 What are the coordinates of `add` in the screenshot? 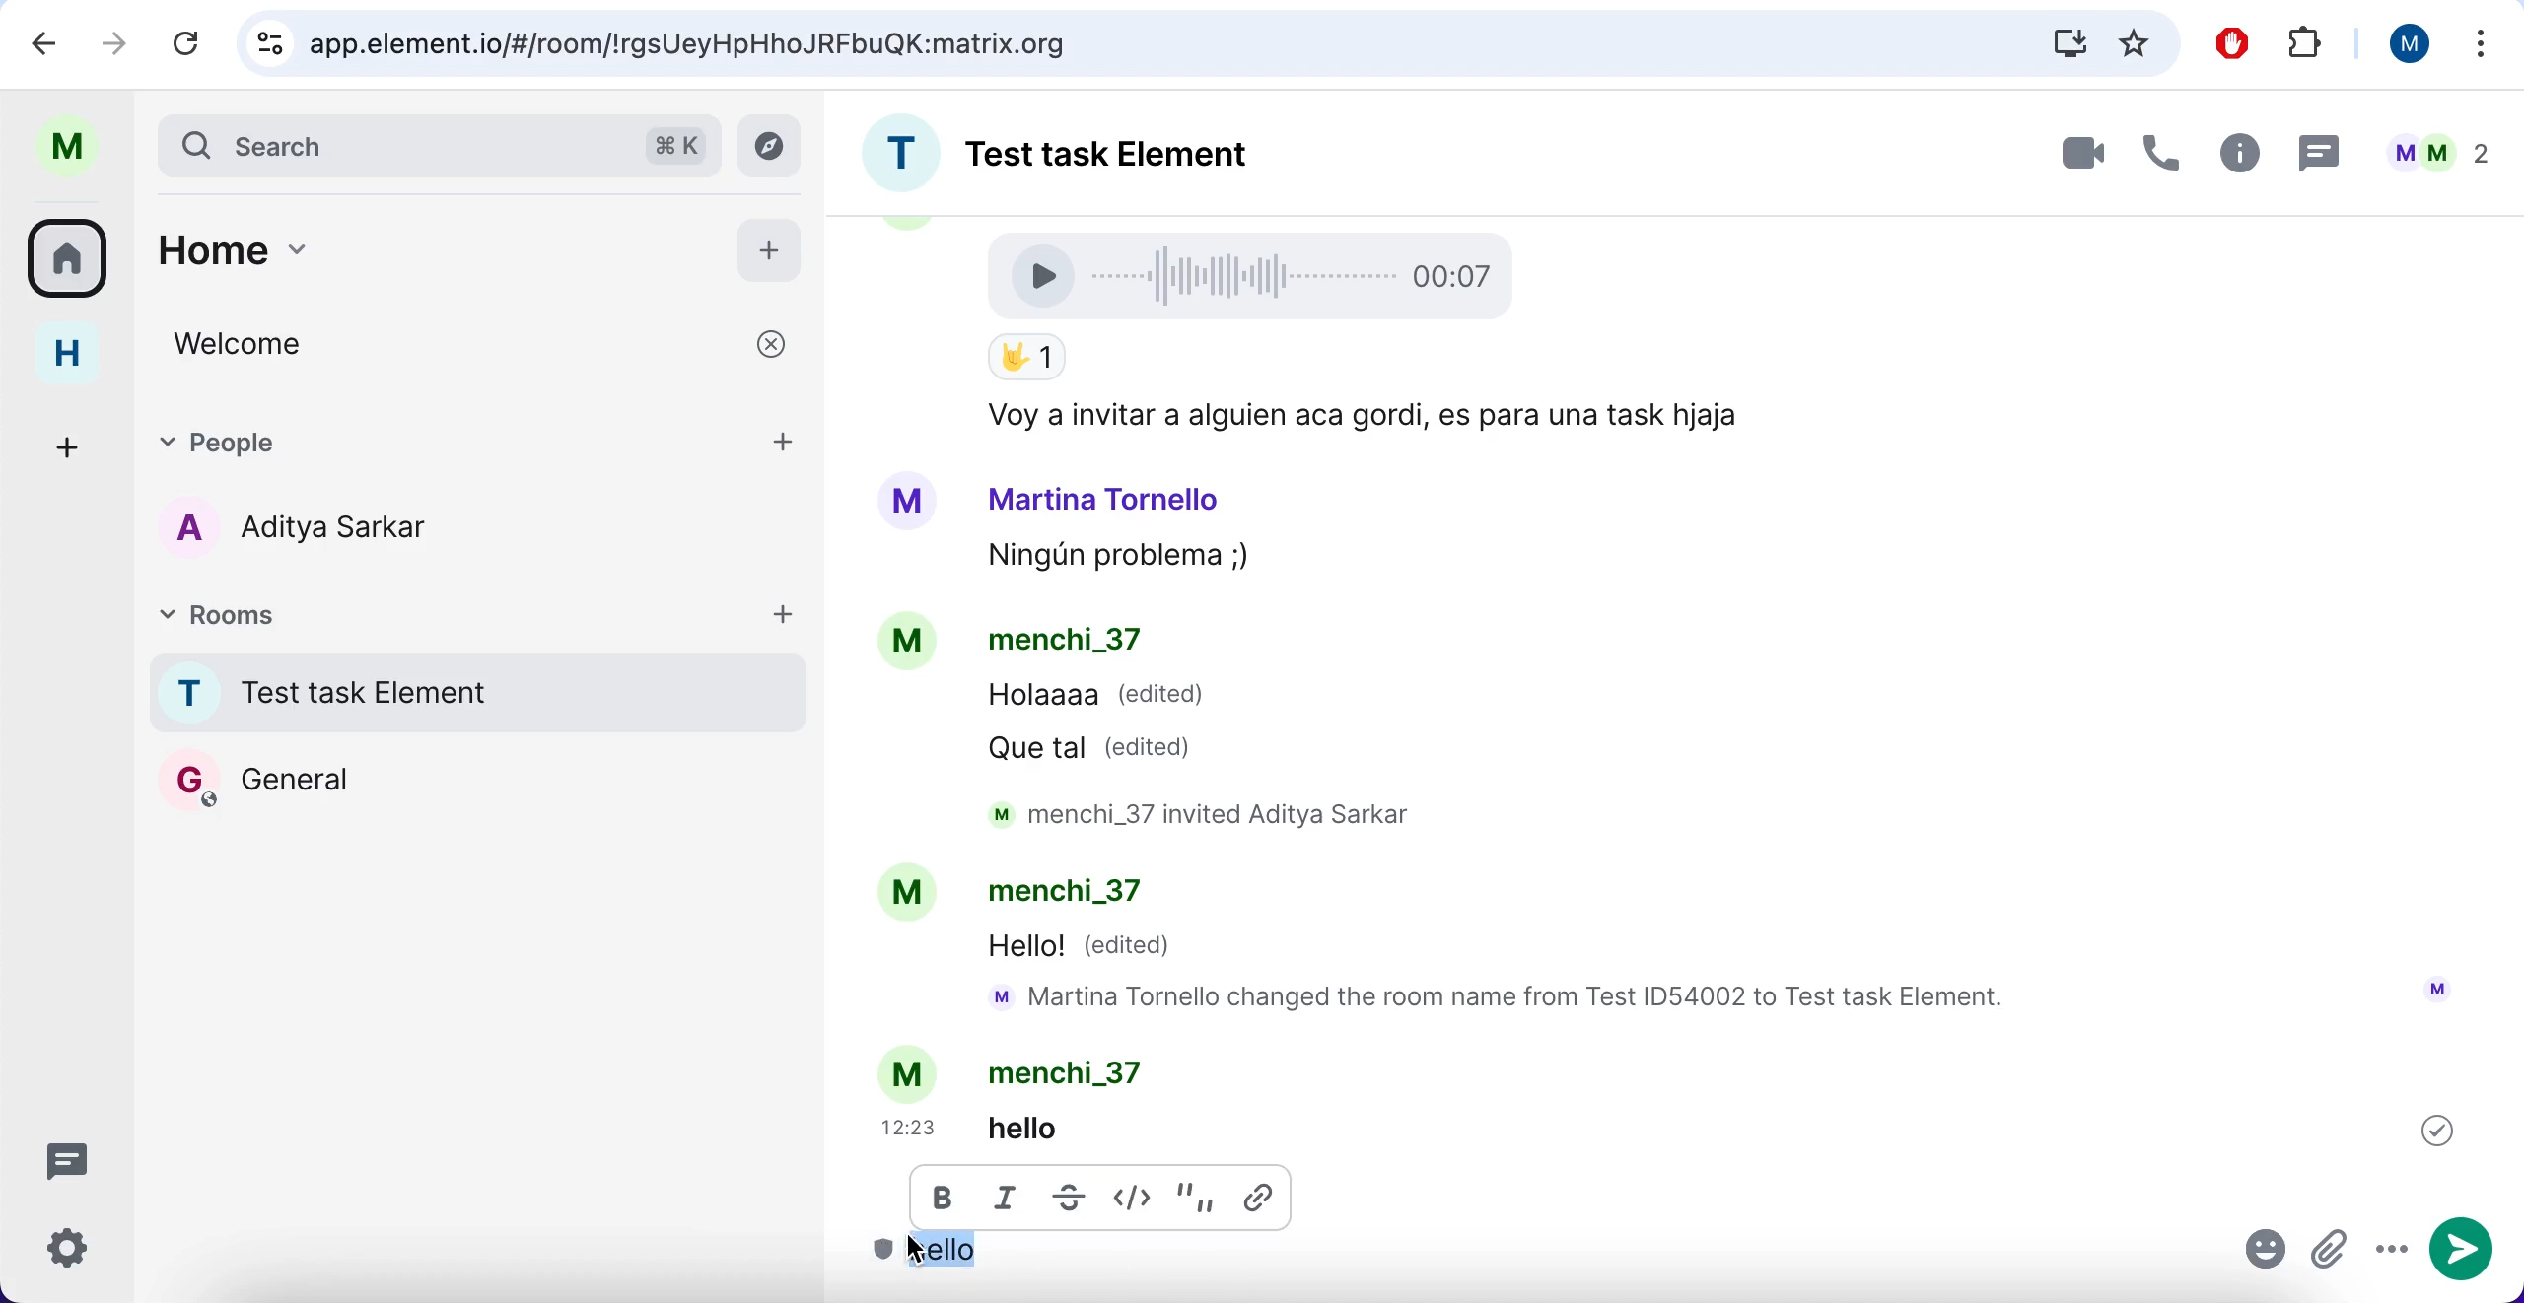 It's located at (786, 439).